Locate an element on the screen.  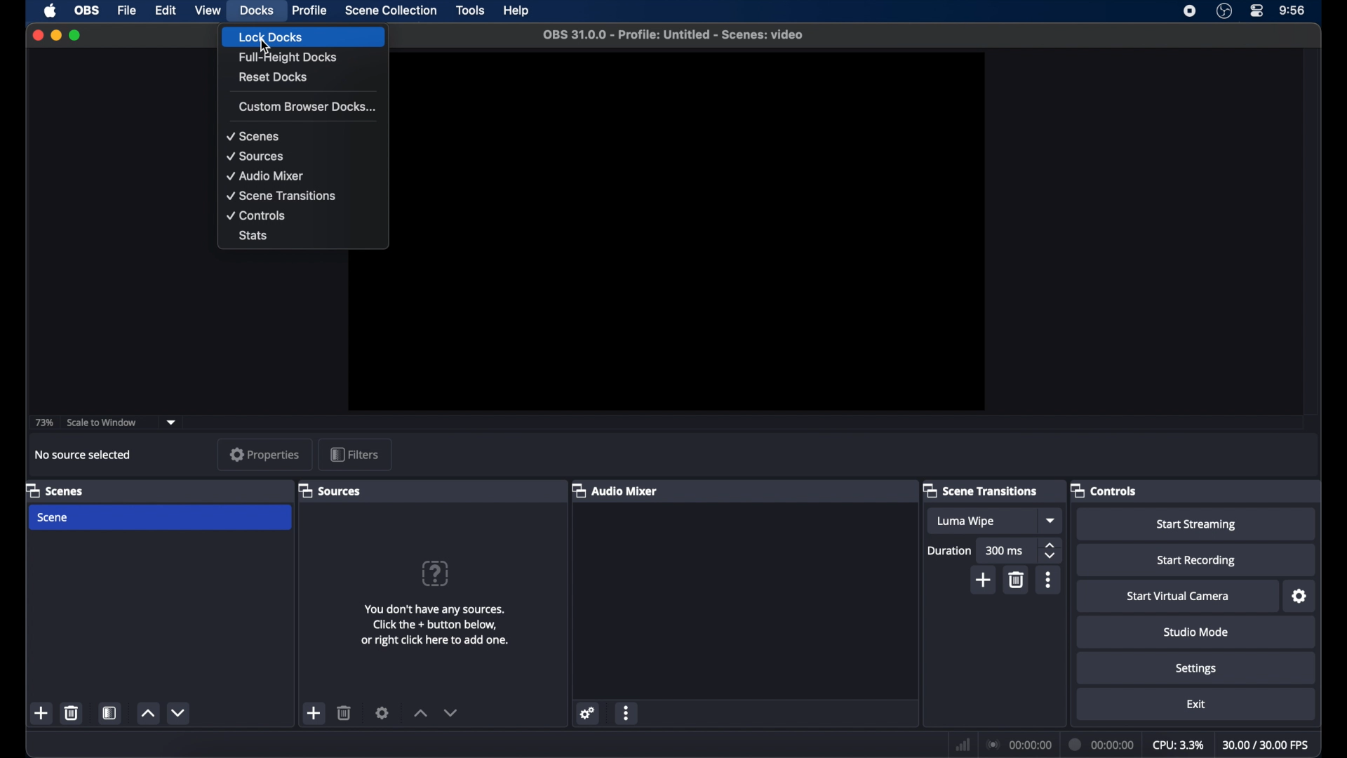
connections is located at coordinates (1018, 745).